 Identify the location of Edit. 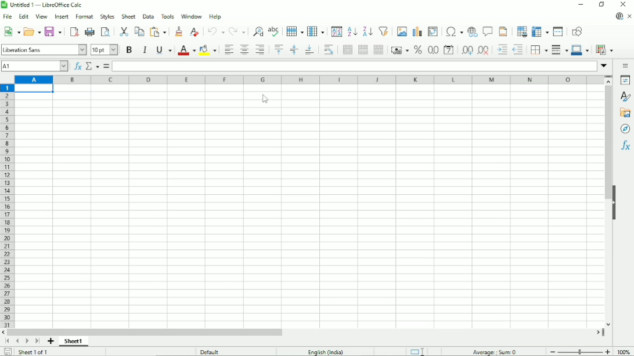
(24, 16).